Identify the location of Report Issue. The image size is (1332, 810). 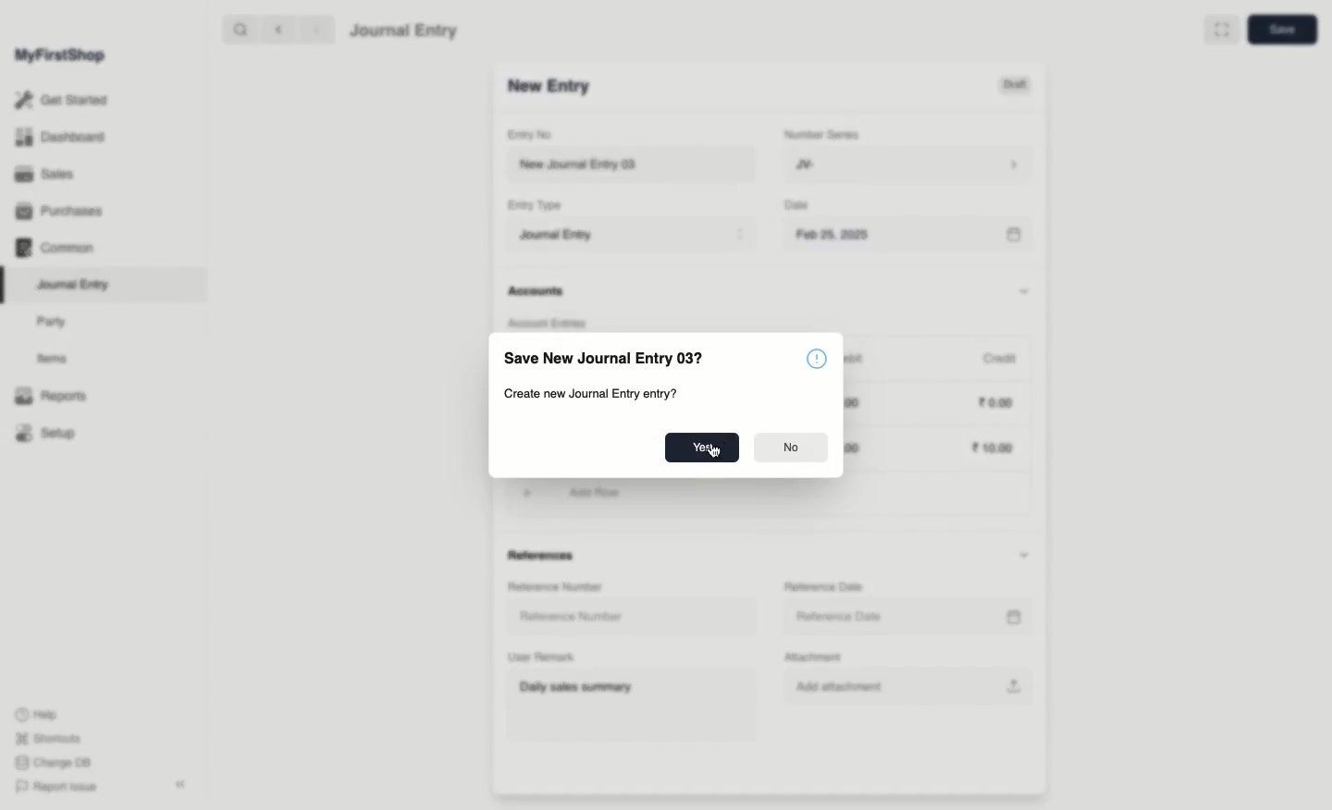
(55, 787).